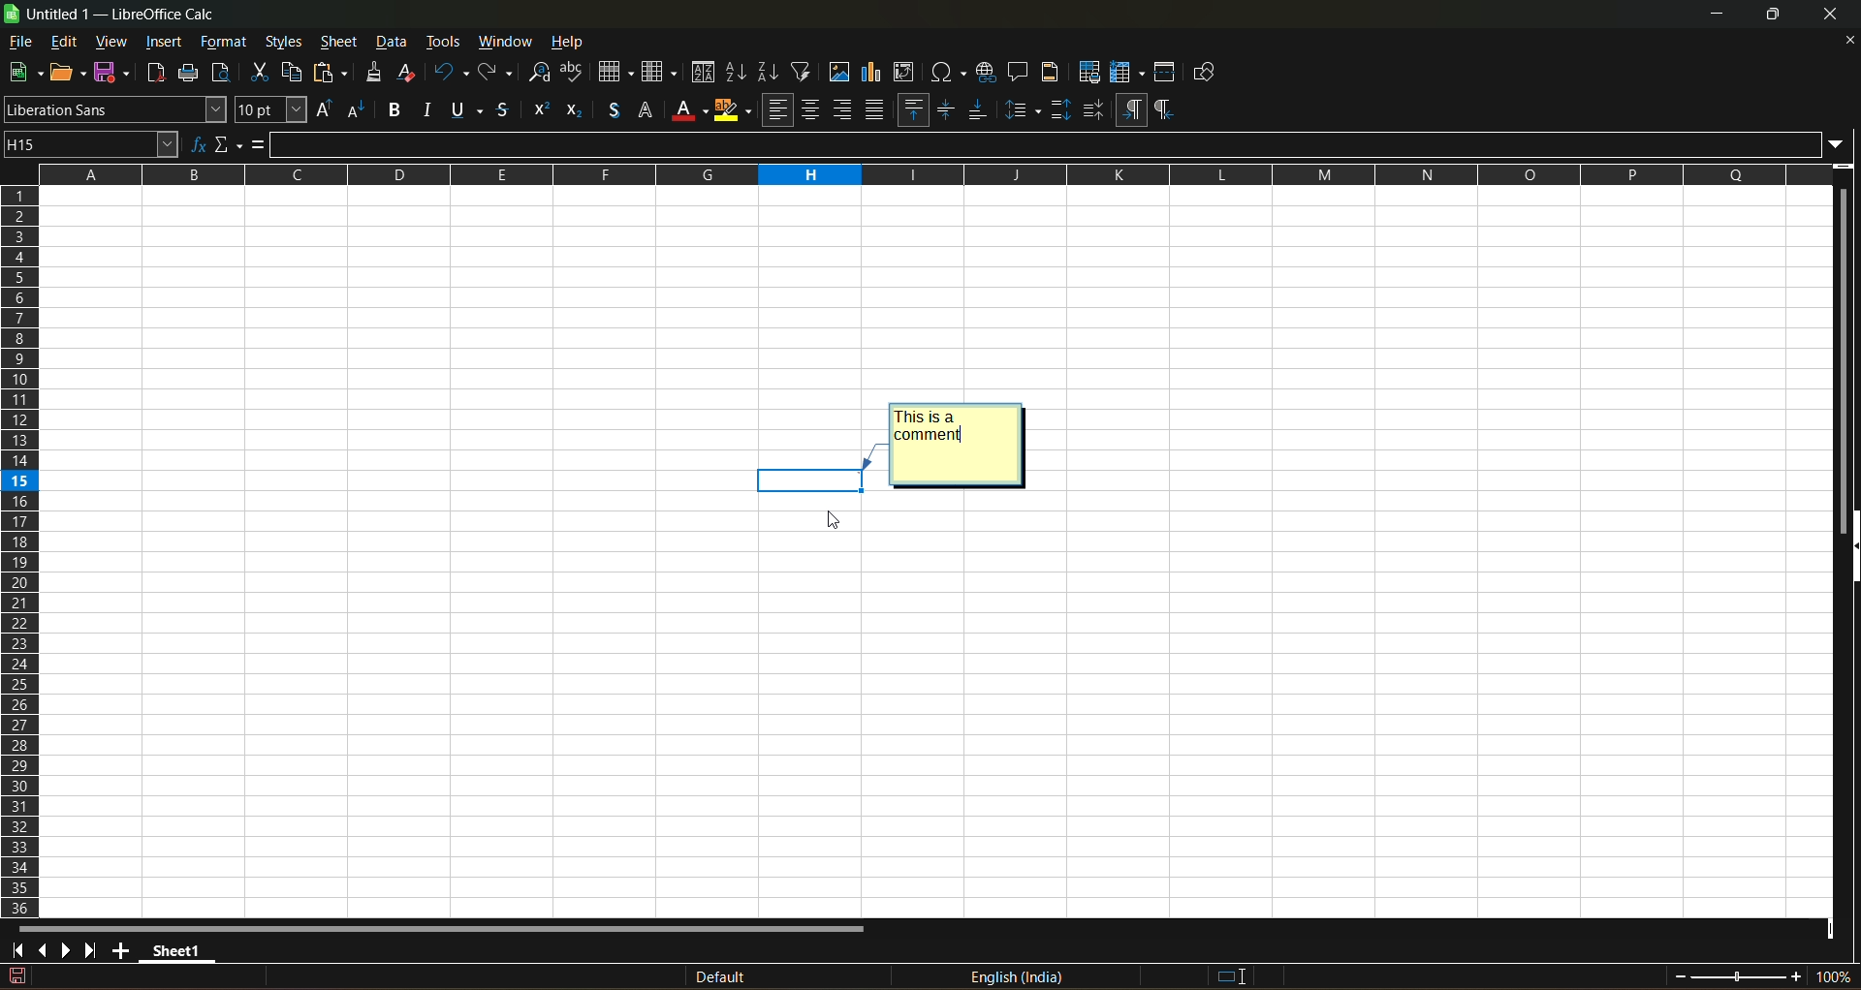 The image size is (1861, 990). Describe the element at coordinates (288, 43) in the screenshot. I see `styles` at that location.